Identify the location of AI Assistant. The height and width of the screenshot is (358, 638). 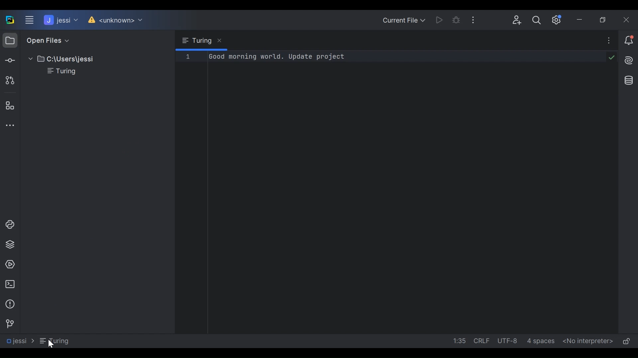
(628, 59).